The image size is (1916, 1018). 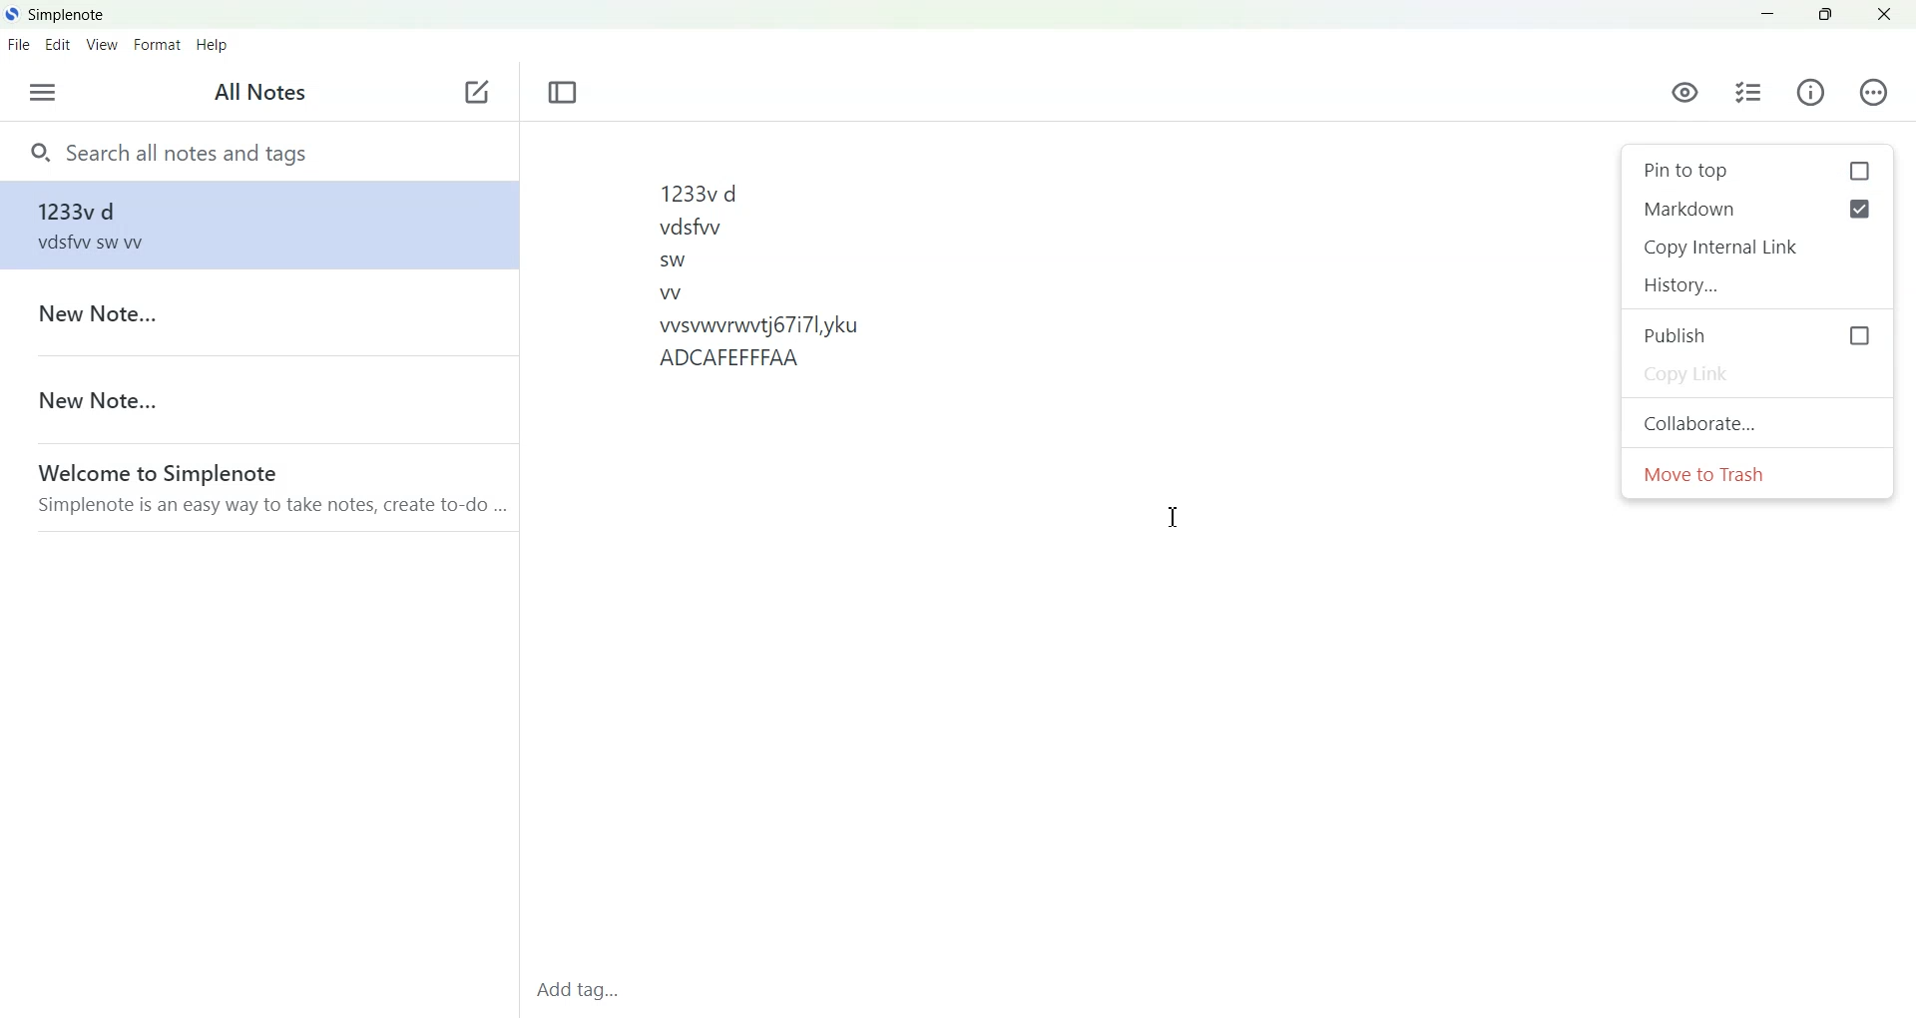 I want to click on Add Note, so click(x=477, y=93).